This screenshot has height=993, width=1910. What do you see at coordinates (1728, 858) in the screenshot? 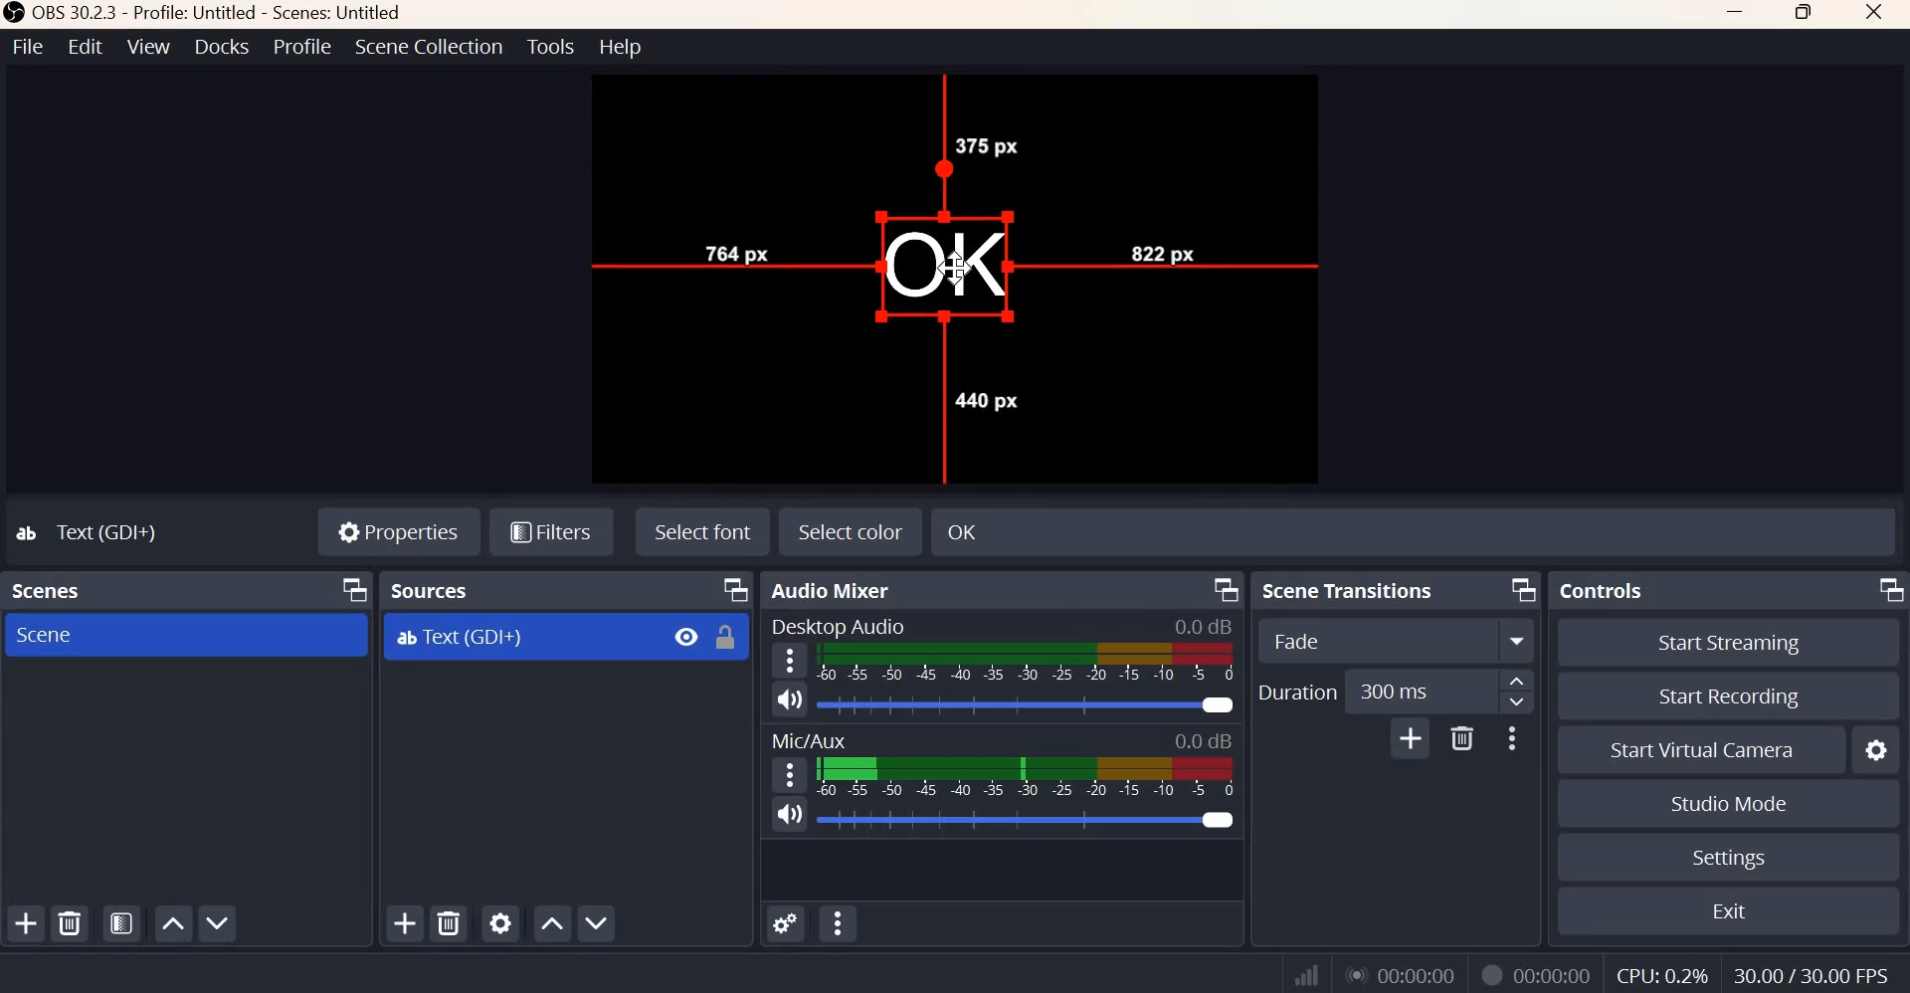
I see `Settings` at bounding box center [1728, 858].